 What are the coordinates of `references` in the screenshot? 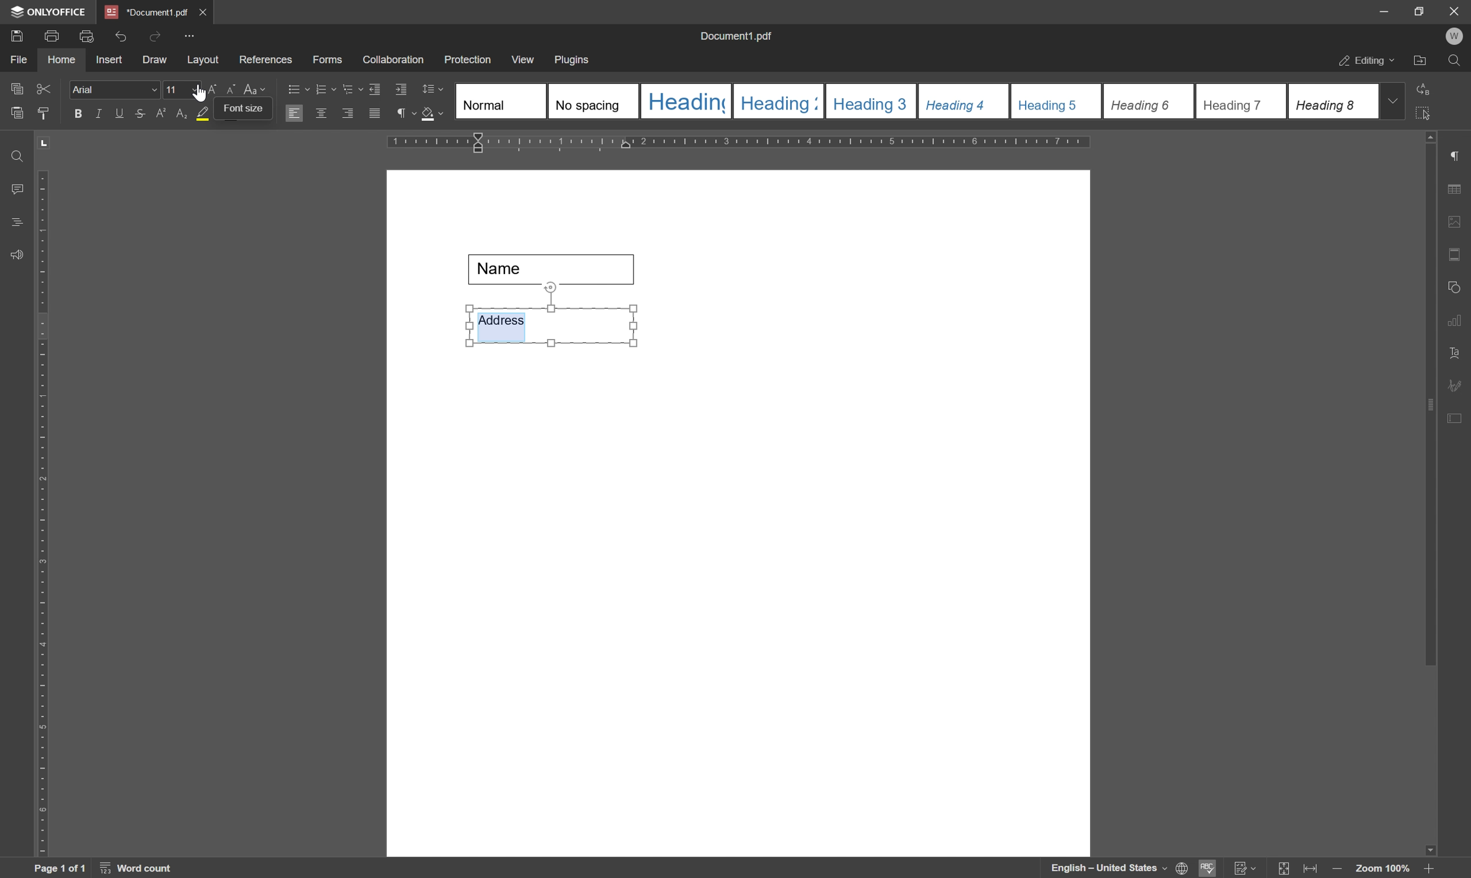 It's located at (265, 60).